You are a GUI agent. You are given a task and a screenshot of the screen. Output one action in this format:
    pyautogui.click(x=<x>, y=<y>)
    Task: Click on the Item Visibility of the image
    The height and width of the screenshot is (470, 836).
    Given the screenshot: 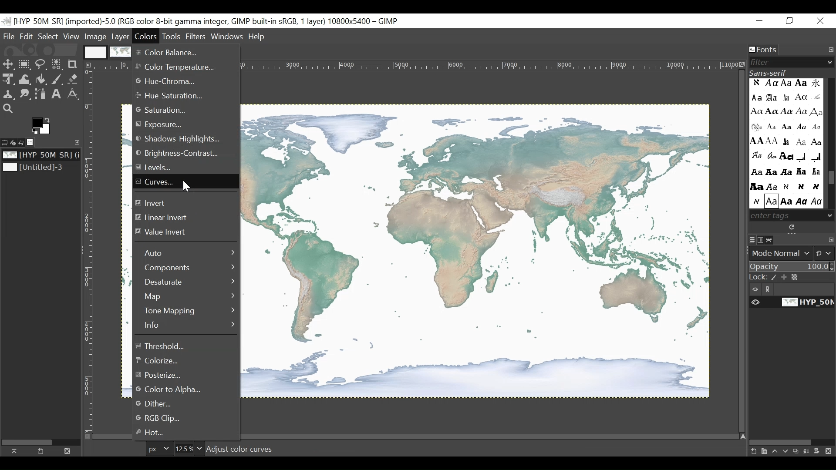 What is the action you would take?
    pyautogui.click(x=790, y=302)
    